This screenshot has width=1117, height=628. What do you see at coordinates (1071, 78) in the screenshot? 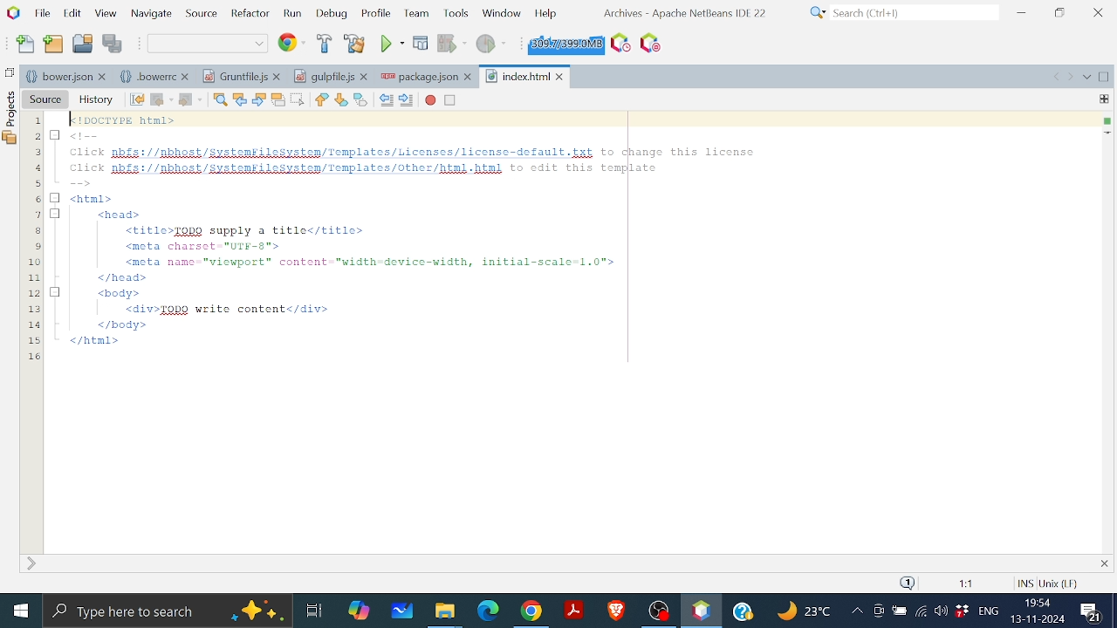
I see `scroll documents right` at bounding box center [1071, 78].